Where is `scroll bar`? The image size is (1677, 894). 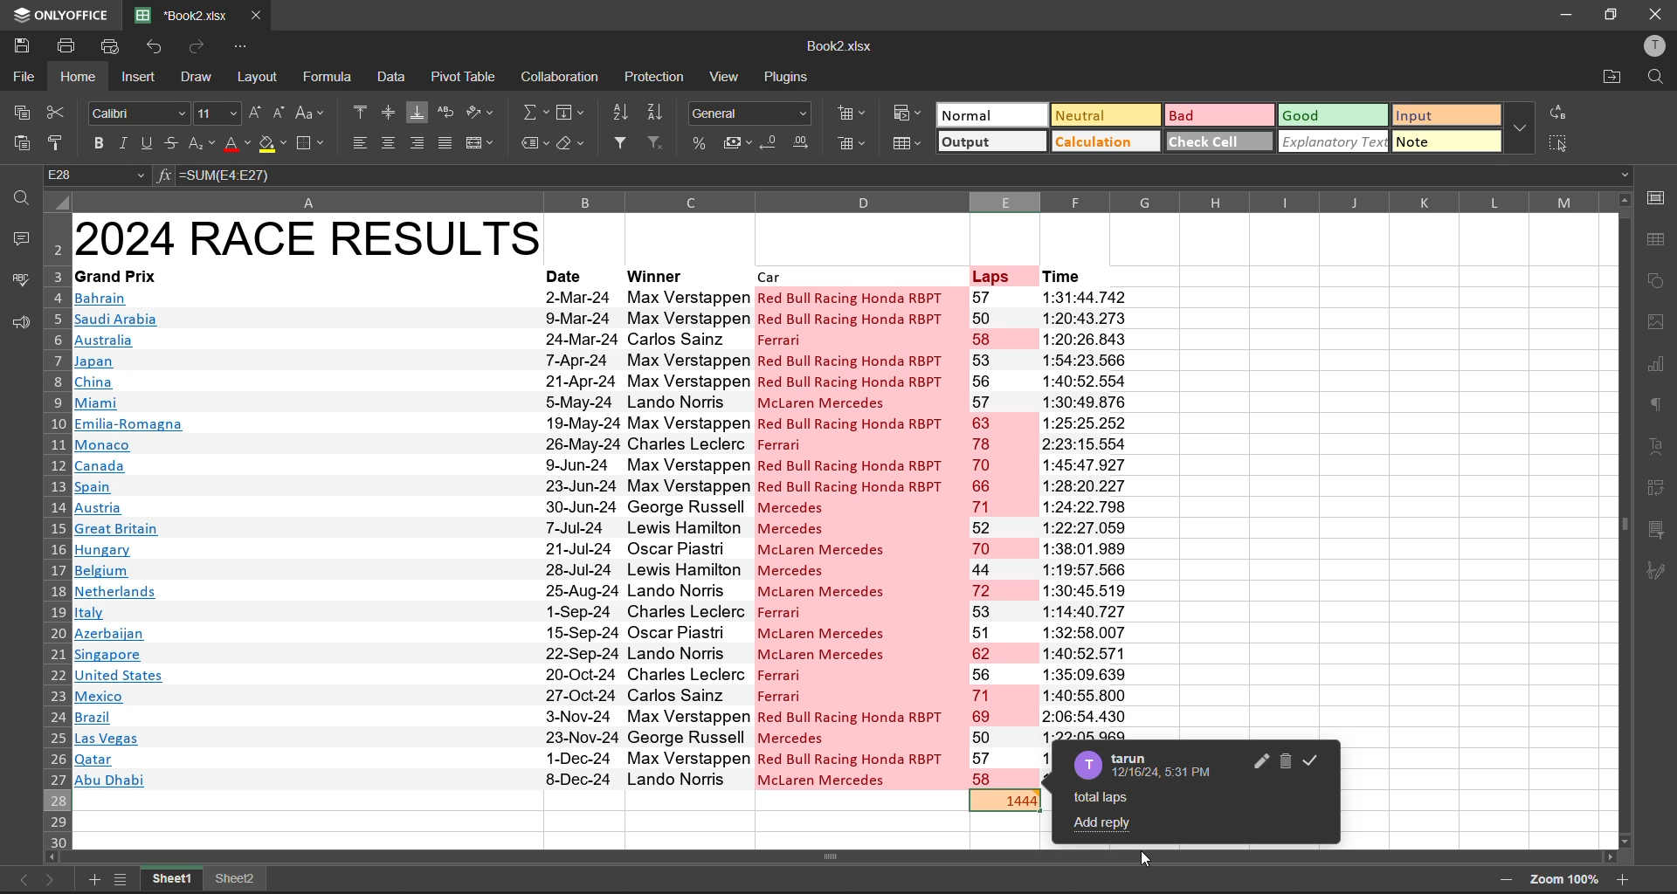 scroll bar is located at coordinates (1627, 519).